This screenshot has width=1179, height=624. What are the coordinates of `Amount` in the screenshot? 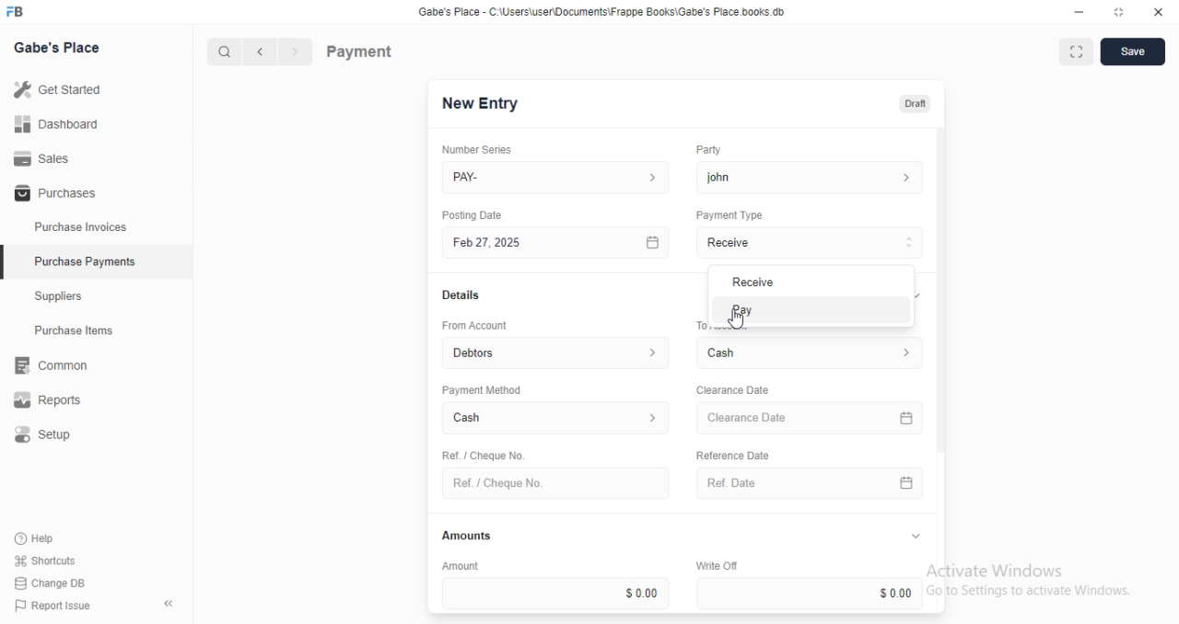 It's located at (458, 565).